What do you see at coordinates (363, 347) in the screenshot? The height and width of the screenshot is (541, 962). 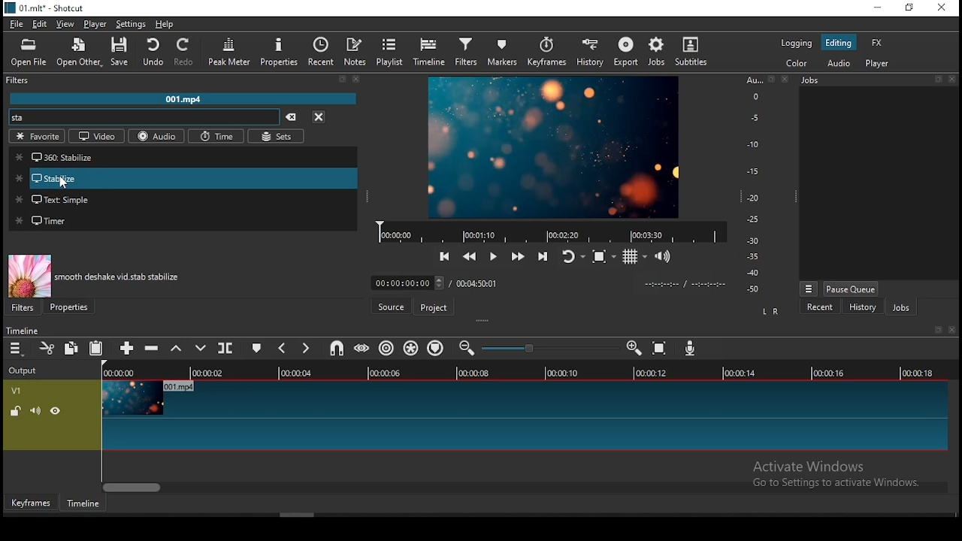 I see `scrub while dragging` at bounding box center [363, 347].